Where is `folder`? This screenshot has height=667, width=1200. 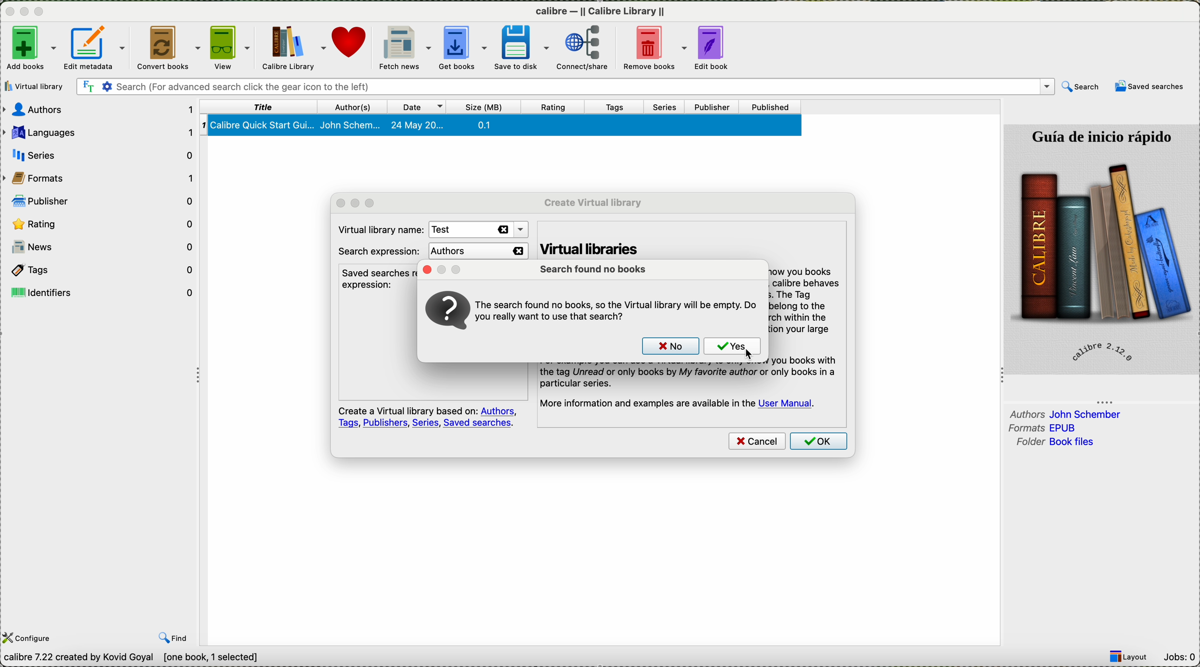 folder is located at coordinates (1053, 442).